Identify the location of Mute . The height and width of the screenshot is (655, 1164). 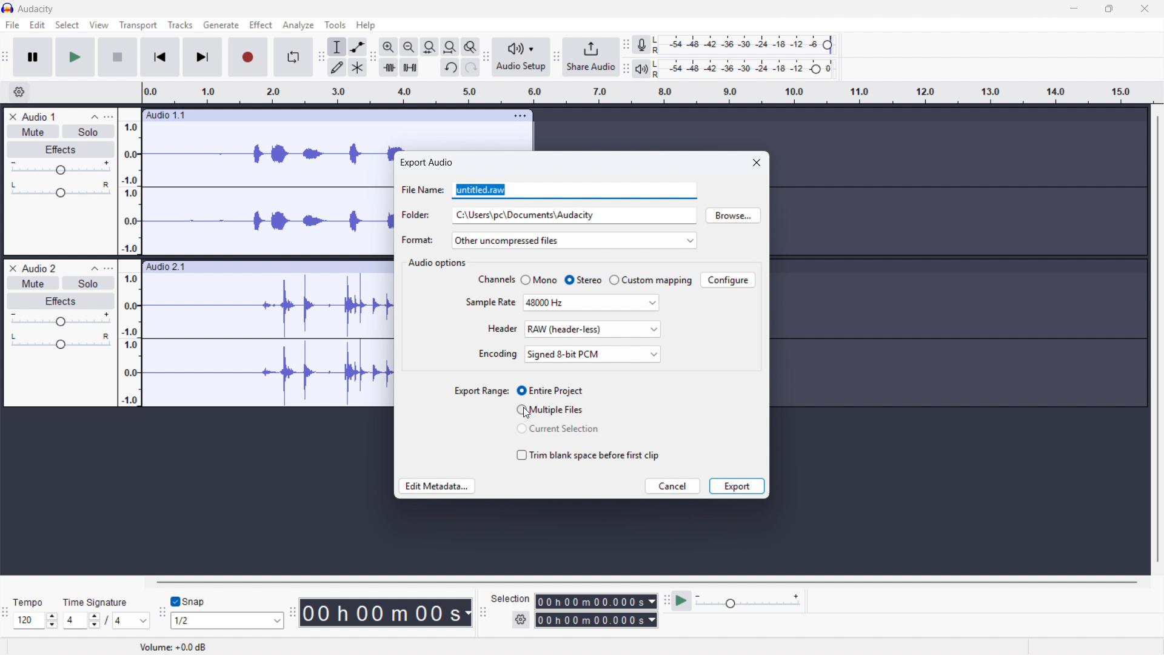
(33, 132).